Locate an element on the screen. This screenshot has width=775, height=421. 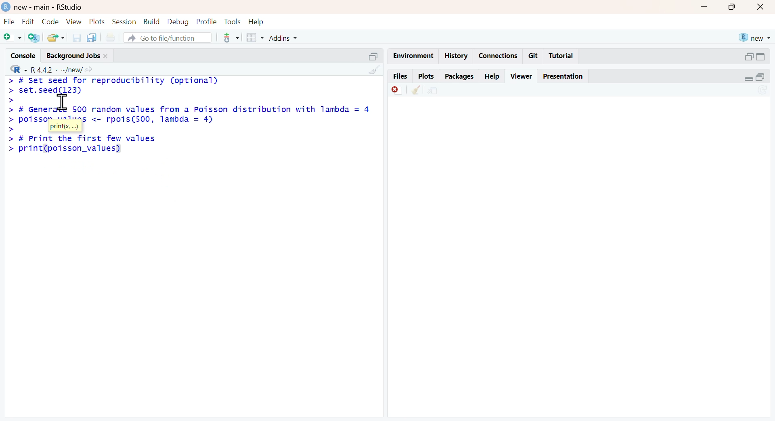
expand/collapse is located at coordinates (761, 57).